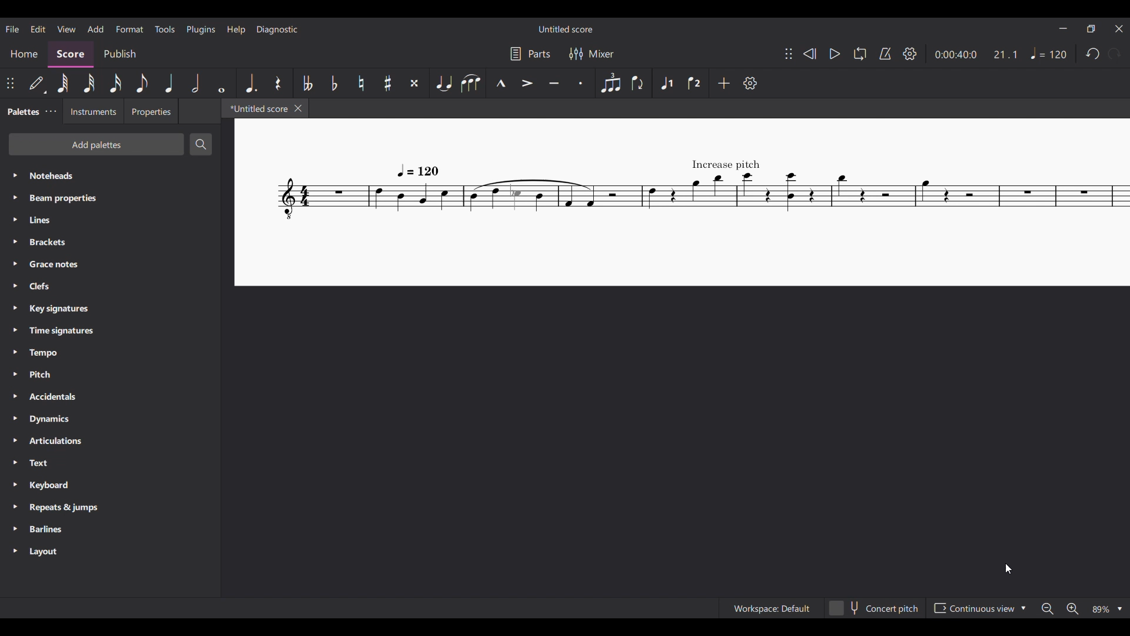 This screenshot has width=1130, height=636. Describe the element at coordinates (51, 111) in the screenshot. I see `Palette settings` at that location.